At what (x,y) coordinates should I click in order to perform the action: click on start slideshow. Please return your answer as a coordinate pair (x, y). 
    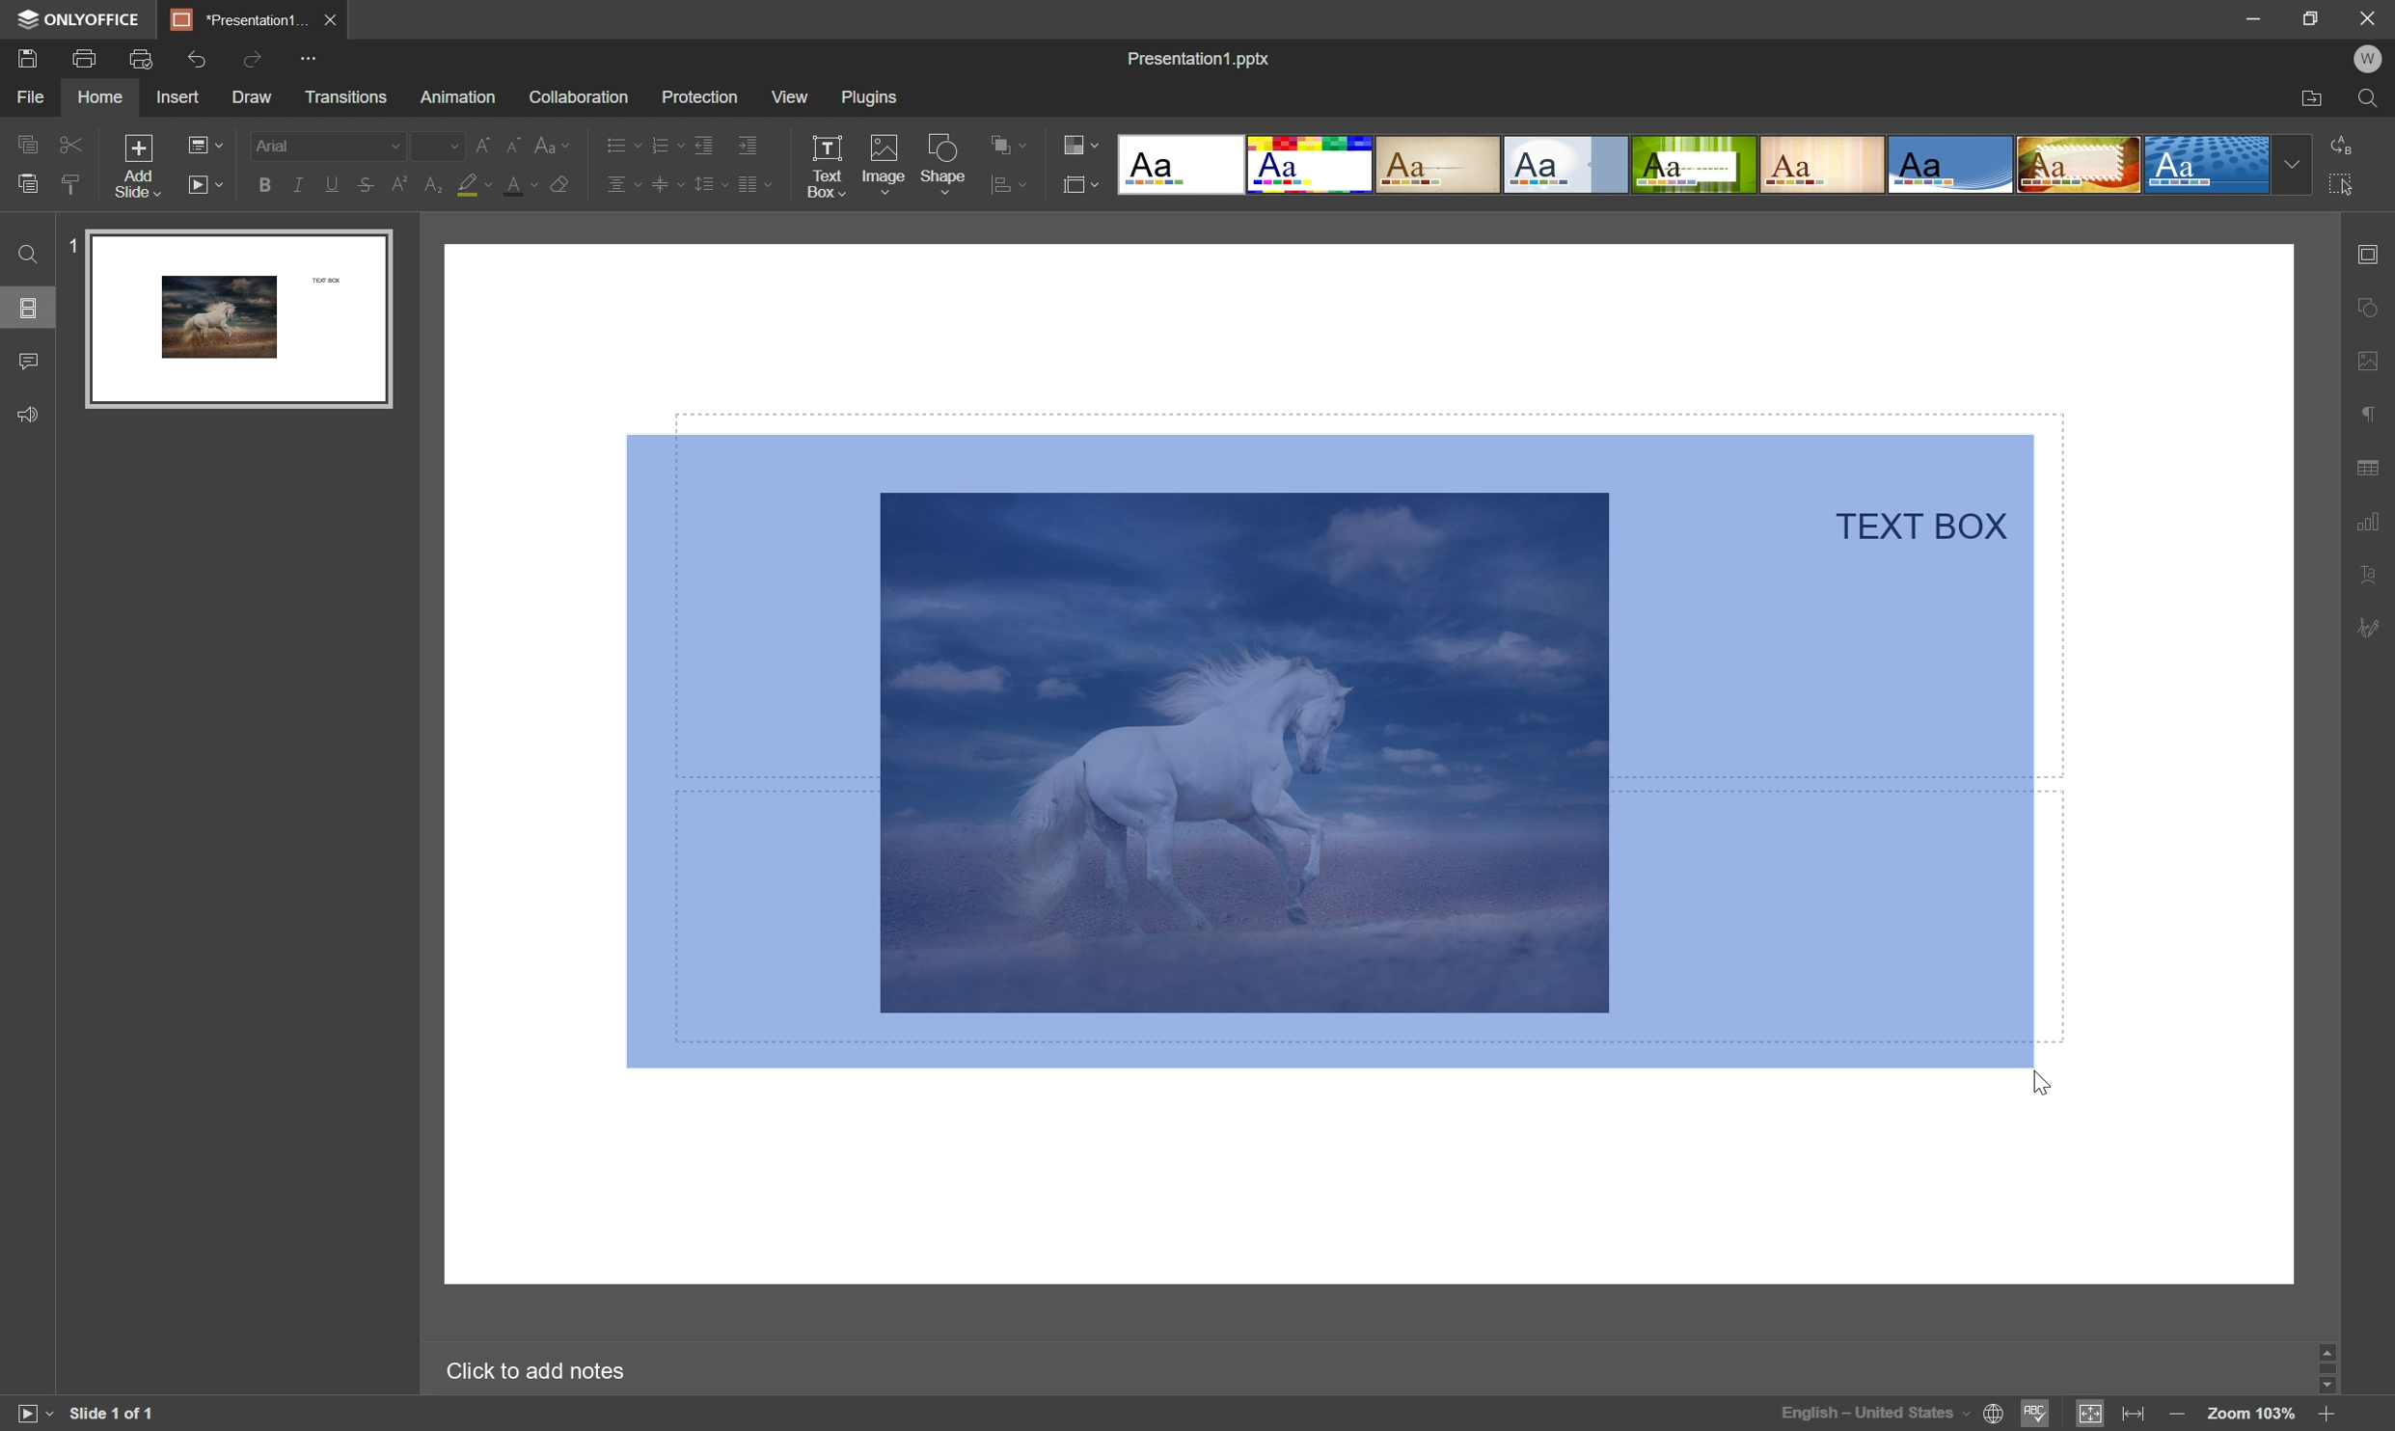
    Looking at the image, I should click on (205, 183).